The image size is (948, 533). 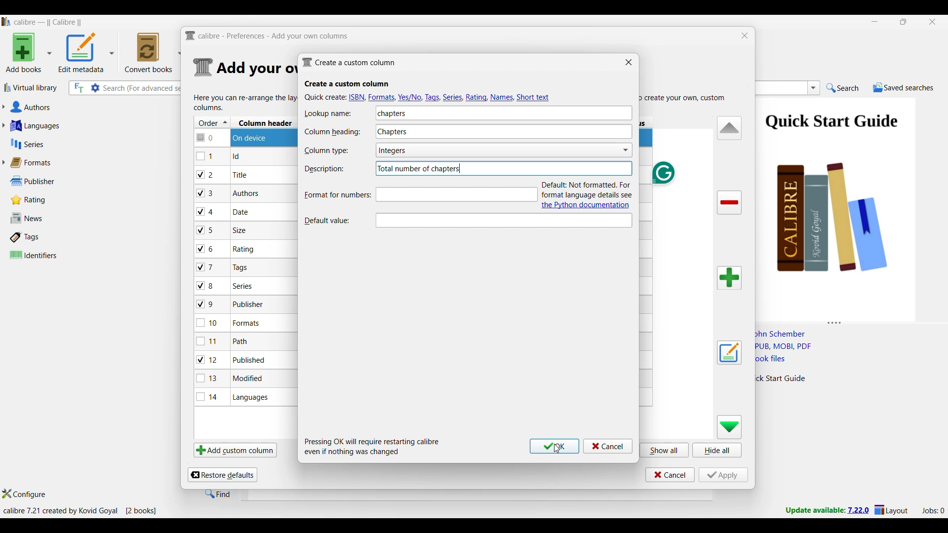 What do you see at coordinates (717, 450) in the screenshot?
I see `Hide all` at bounding box center [717, 450].